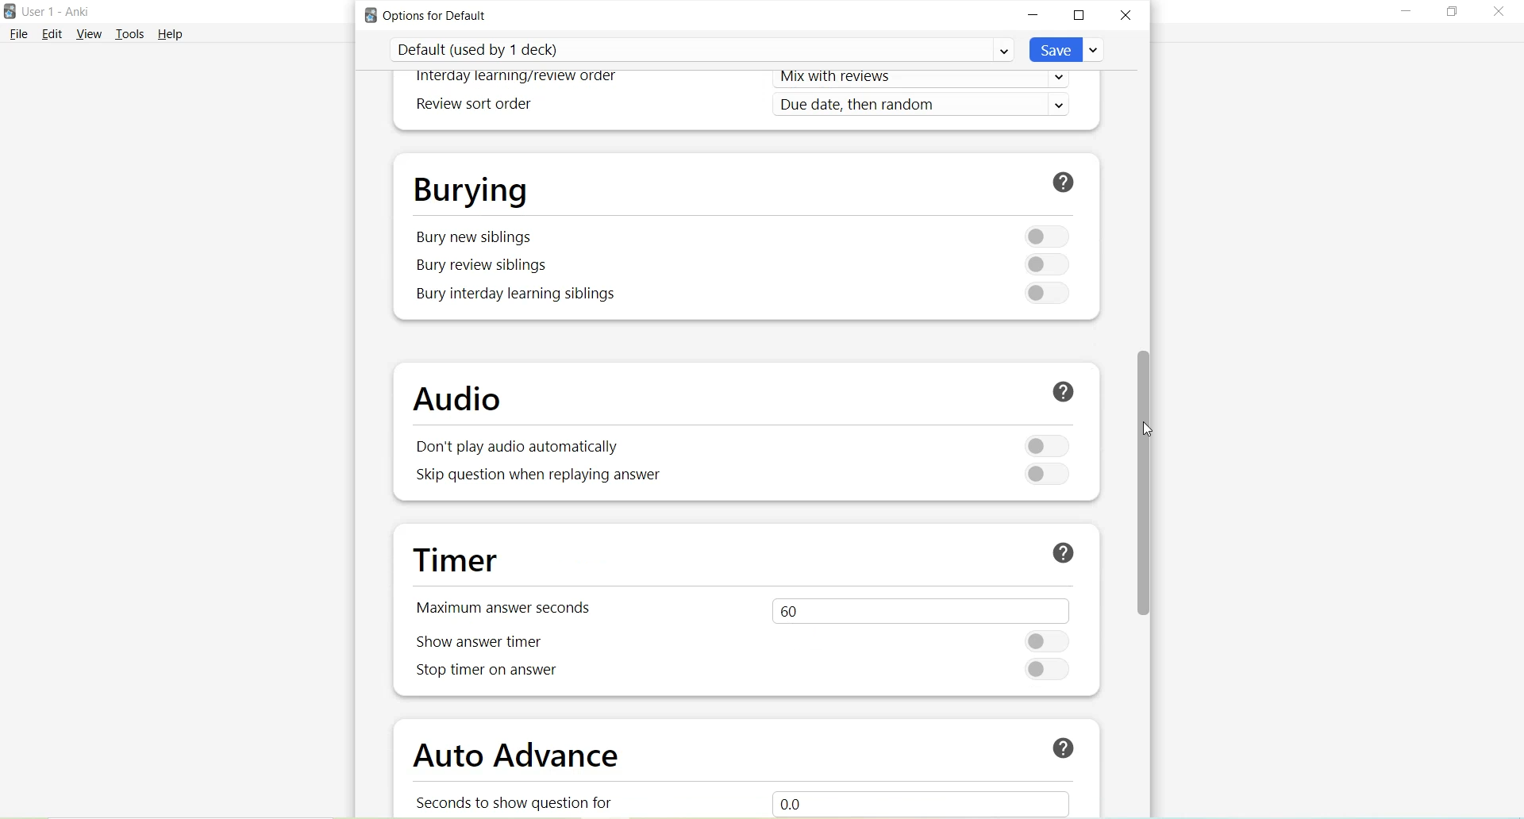 The image size is (1524, 819). Describe the element at coordinates (1452, 12) in the screenshot. I see `Maximize` at that location.